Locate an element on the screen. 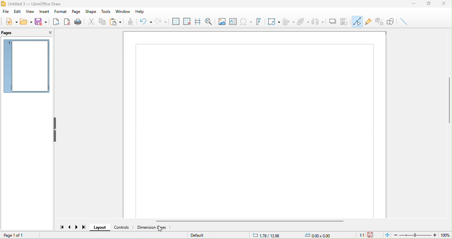  next page is located at coordinates (78, 227).